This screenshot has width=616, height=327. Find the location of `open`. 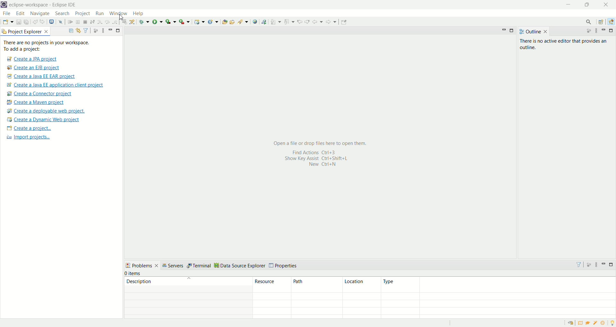

open is located at coordinates (8, 23).